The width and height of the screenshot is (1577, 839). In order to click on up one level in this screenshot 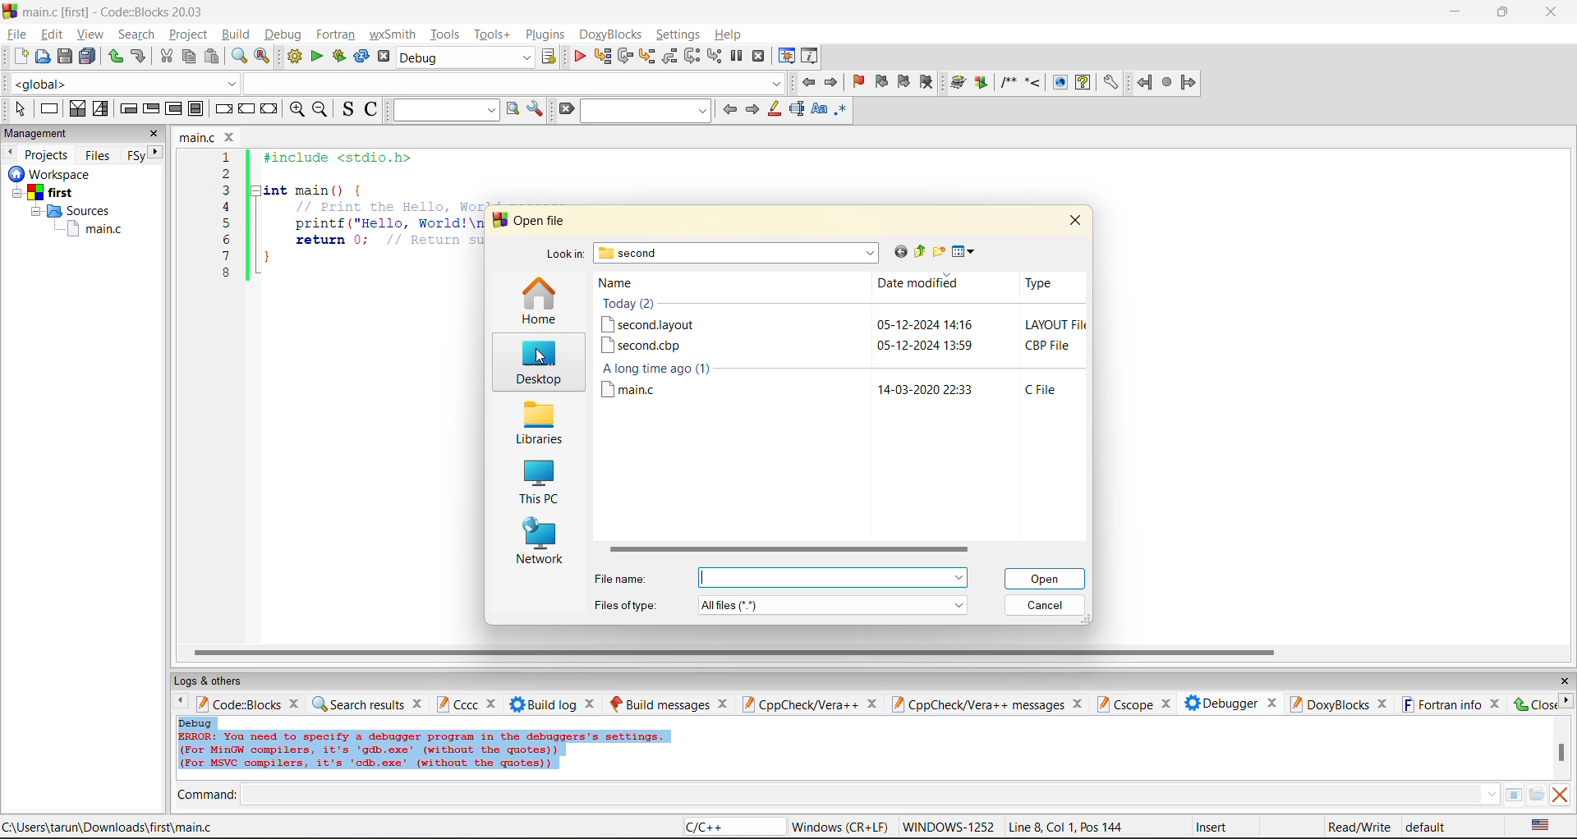, I will do `click(919, 252)`.